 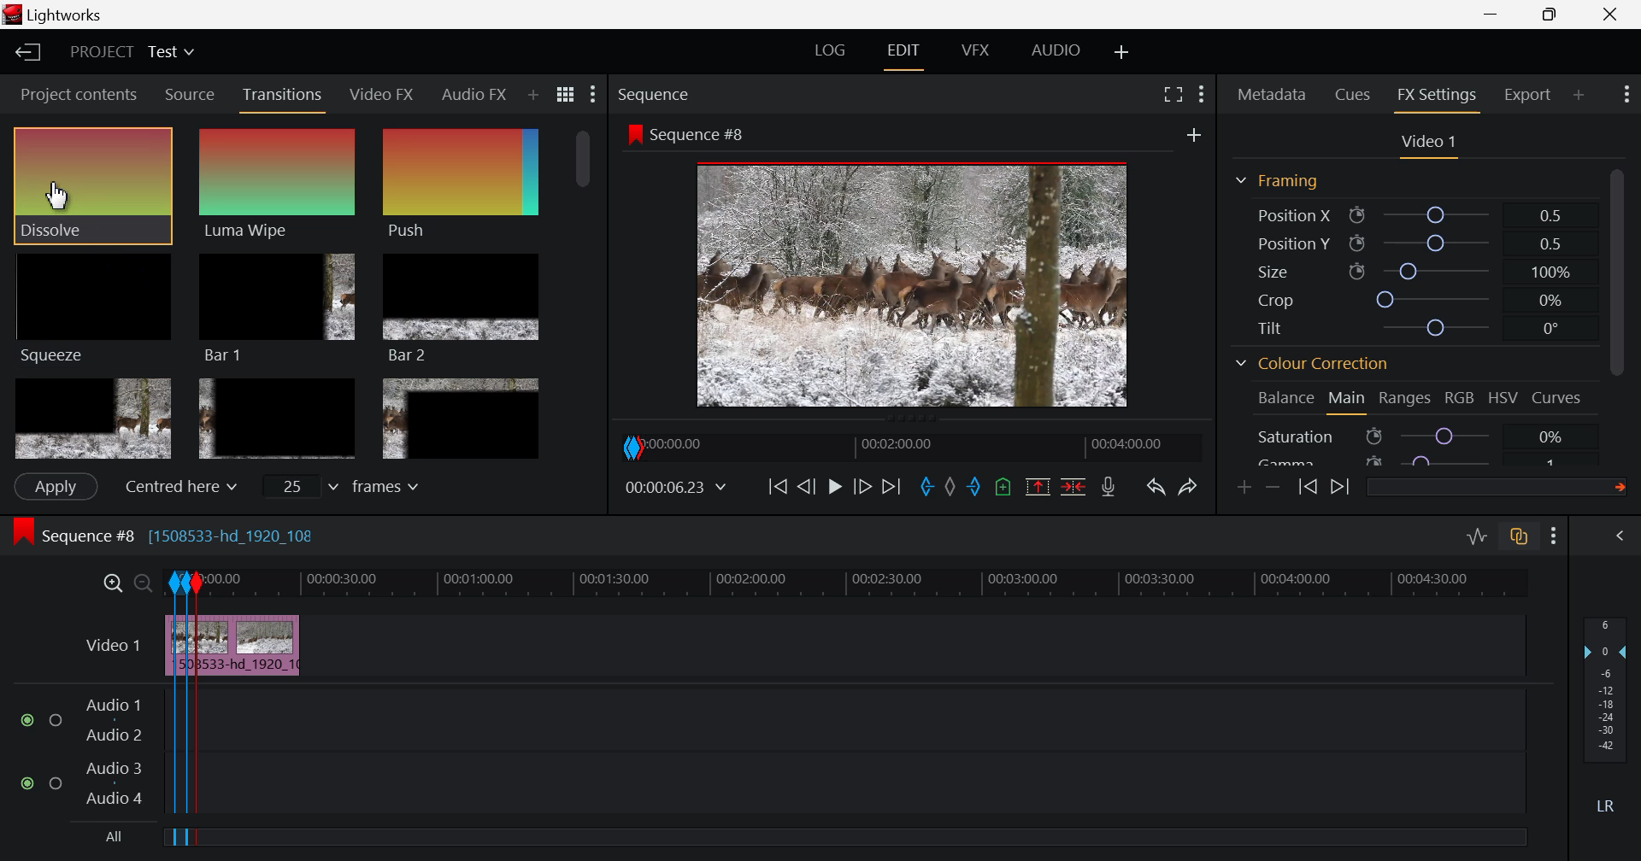 I want to click on Box 4, so click(x=91, y=419).